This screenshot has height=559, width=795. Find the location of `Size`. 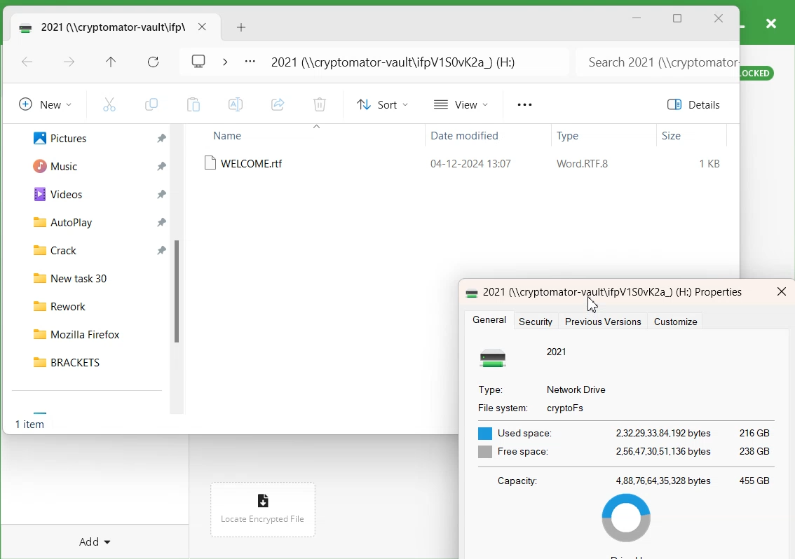

Size is located at coordinates (672, 136).